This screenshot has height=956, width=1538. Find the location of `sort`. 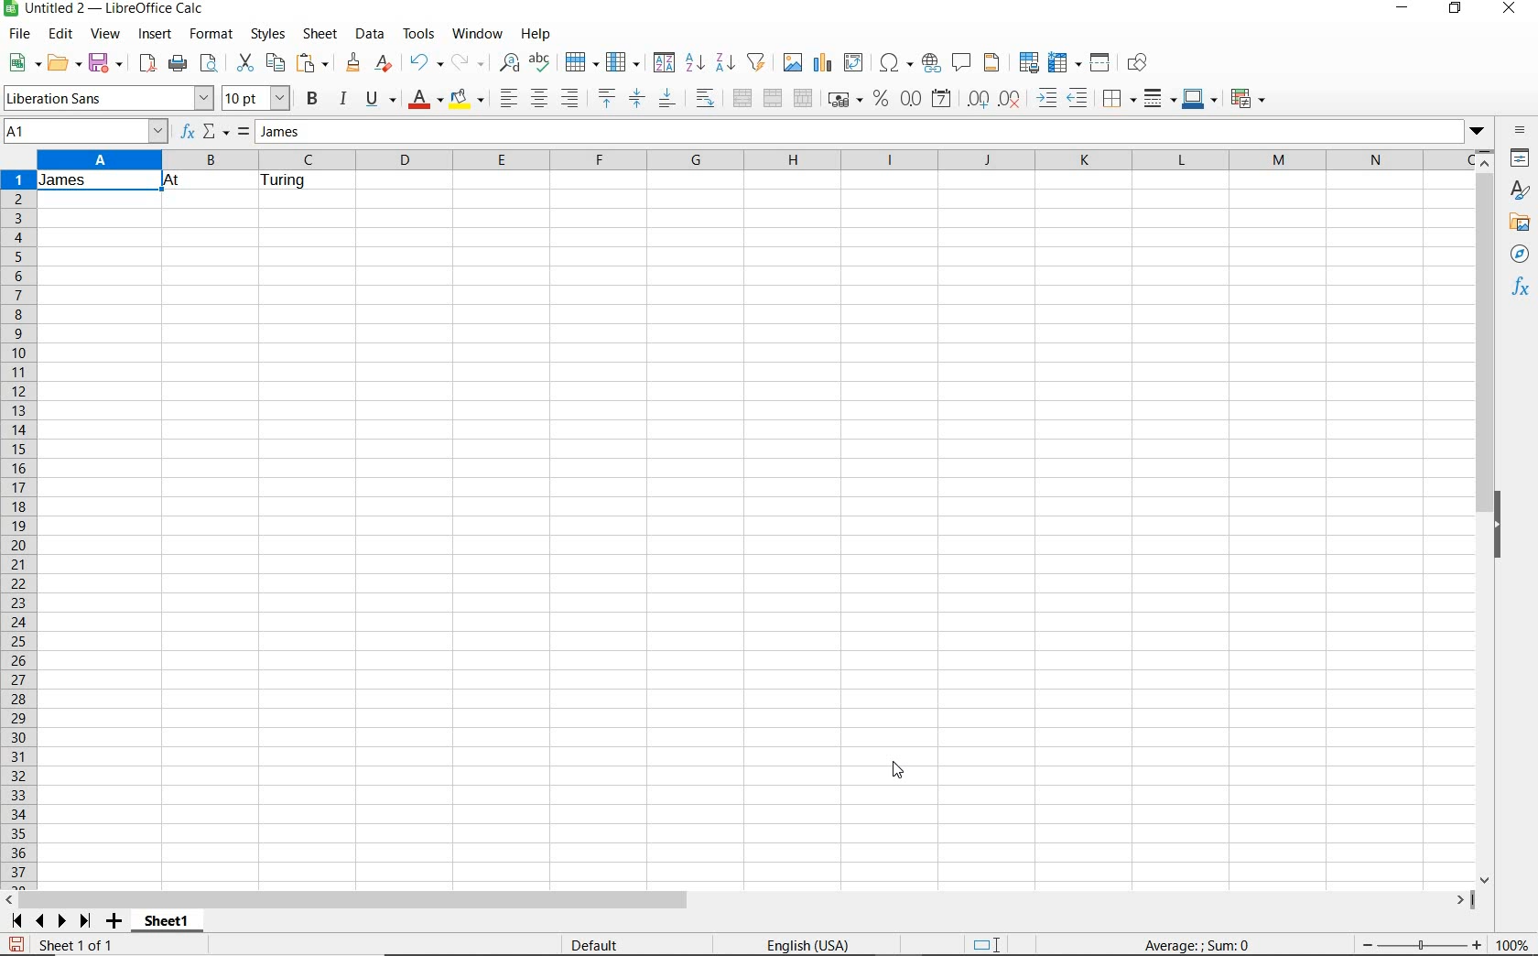

sort is located at coordinates (662, 64).